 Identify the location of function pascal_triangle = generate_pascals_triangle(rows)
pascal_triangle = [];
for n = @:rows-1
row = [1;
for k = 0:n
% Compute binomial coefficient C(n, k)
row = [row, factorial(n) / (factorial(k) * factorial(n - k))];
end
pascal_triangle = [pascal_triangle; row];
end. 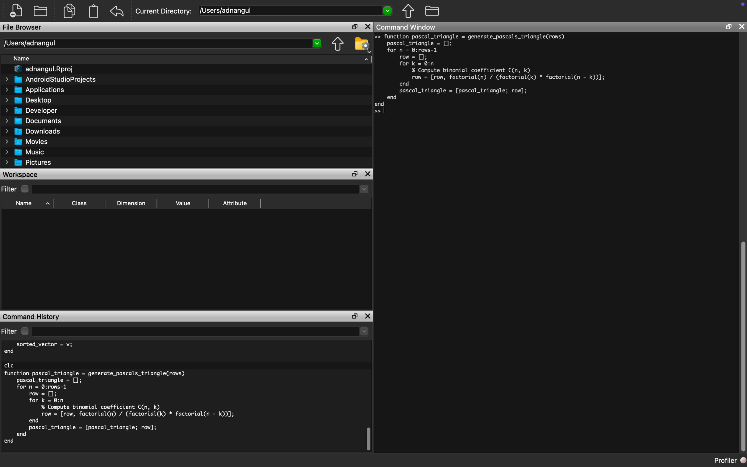
(495, 76).